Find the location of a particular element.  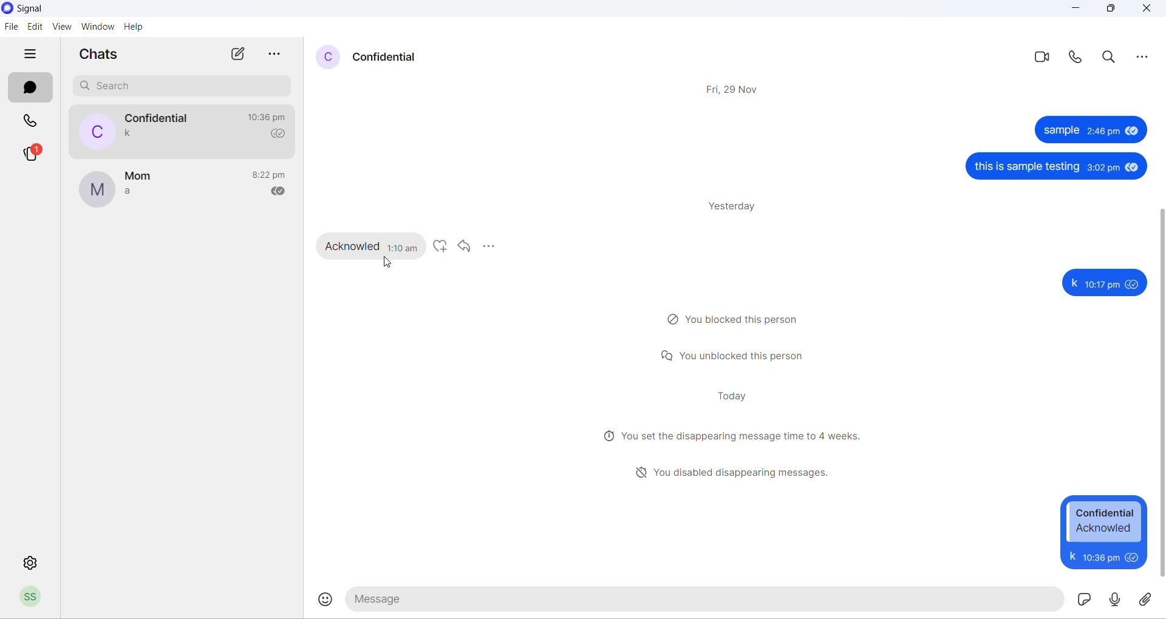

unblock notification is located at coordinates (735, 357).